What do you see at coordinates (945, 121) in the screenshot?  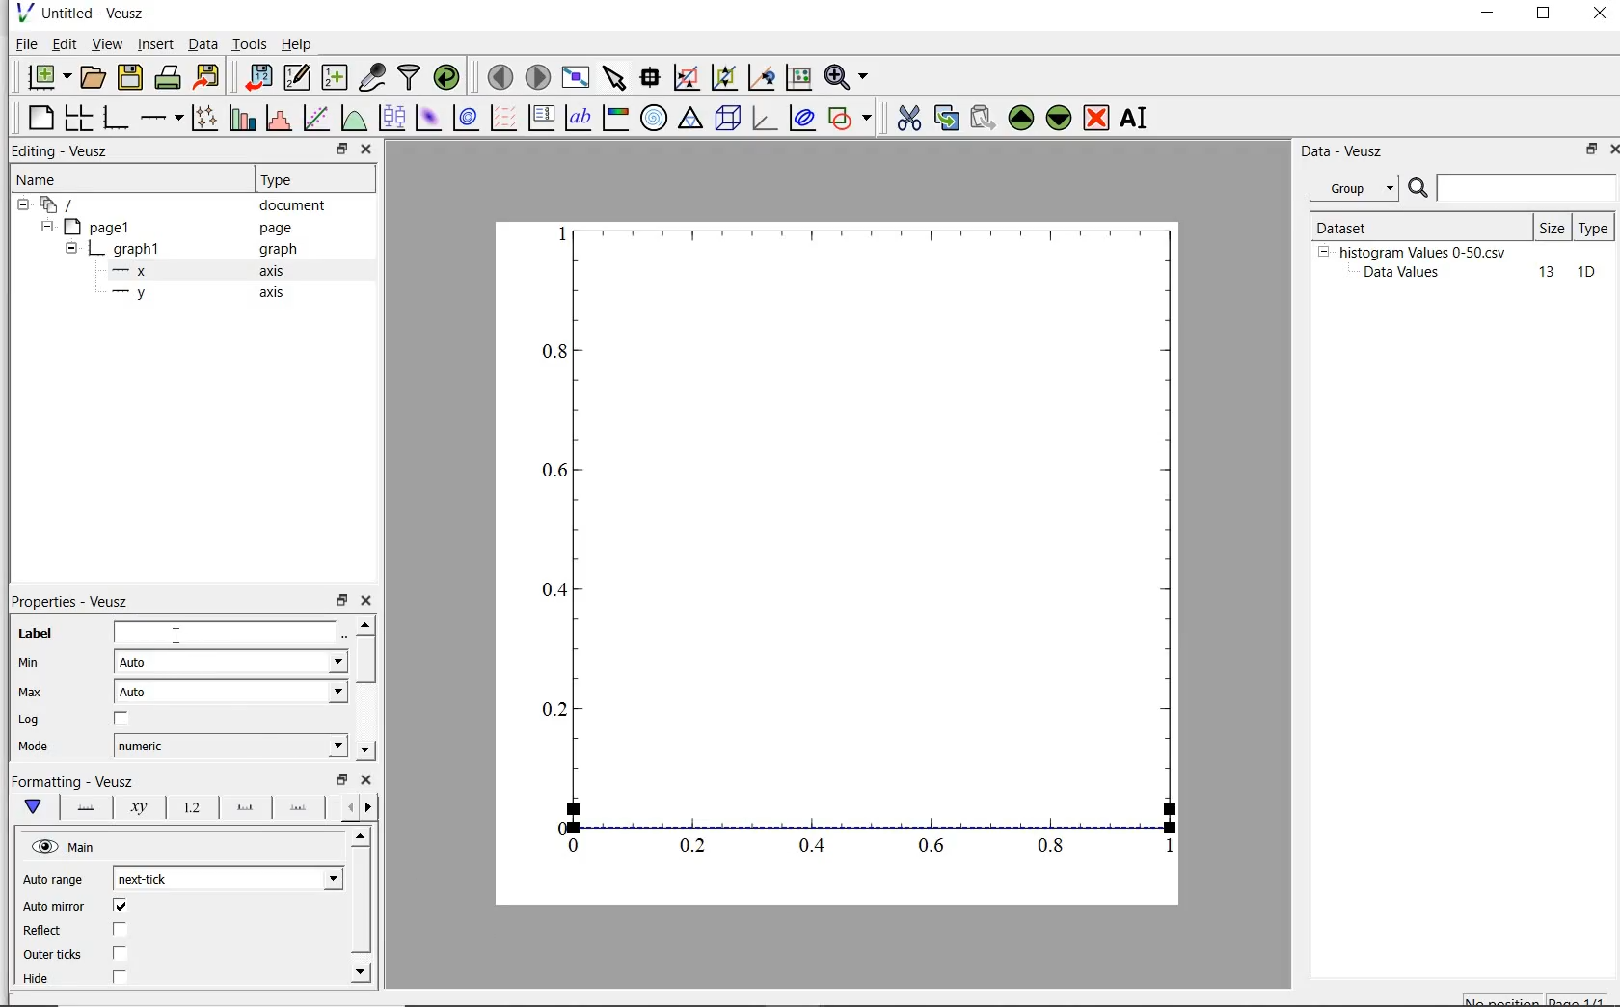 I see `copy the selected widget` at bounding box center [945, 121].